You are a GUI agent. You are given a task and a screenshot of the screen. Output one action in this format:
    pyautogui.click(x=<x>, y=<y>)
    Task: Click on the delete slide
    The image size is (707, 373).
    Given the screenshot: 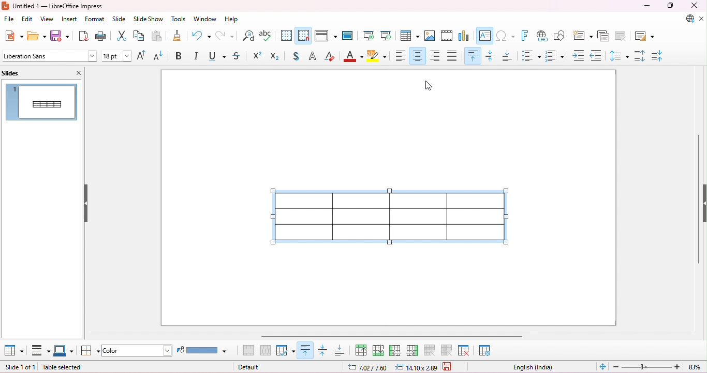 What is the action you would take?
    pyautogui.click(x=622, y=36)
    